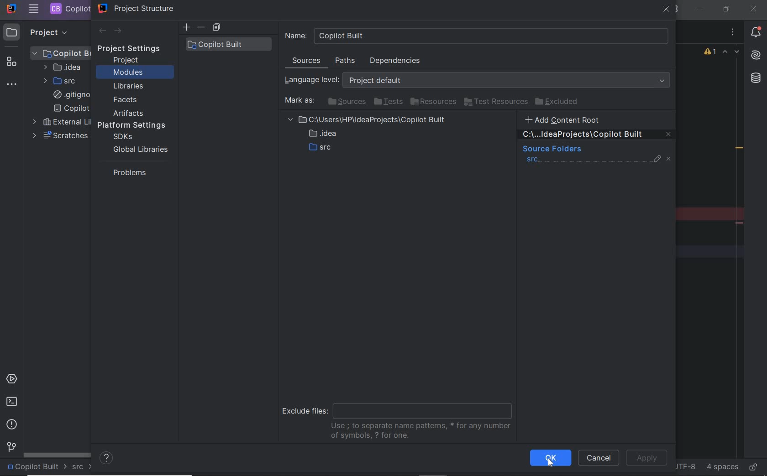 The width and height of the screenshot is (767, 476). Describe the element at coordinates (11, 401) in the screenshot. I see `terminal` at that location.